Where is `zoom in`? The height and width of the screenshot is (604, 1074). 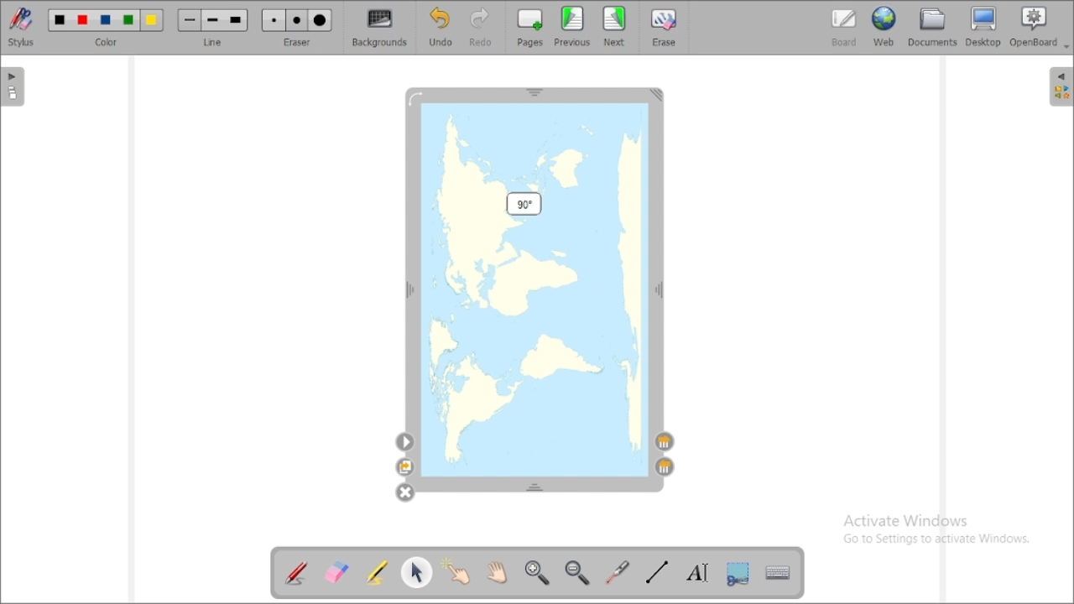
zoom in is located at coordinates (537, 571).